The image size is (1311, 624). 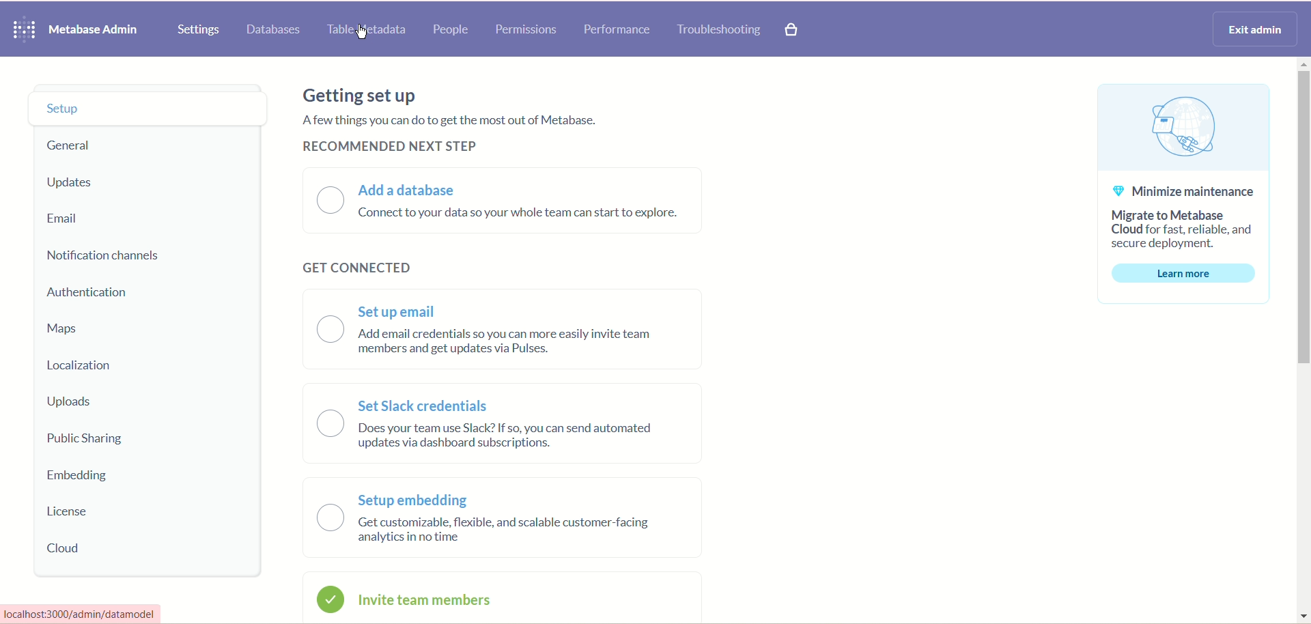 I want to click on getting set up, so click(x=356, y=94).